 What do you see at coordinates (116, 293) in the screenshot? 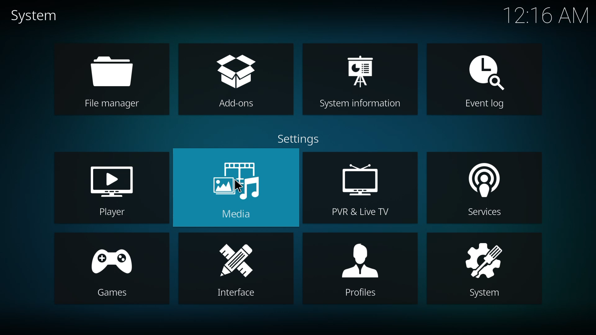
I see `Games` at bounding box center [116, 293].